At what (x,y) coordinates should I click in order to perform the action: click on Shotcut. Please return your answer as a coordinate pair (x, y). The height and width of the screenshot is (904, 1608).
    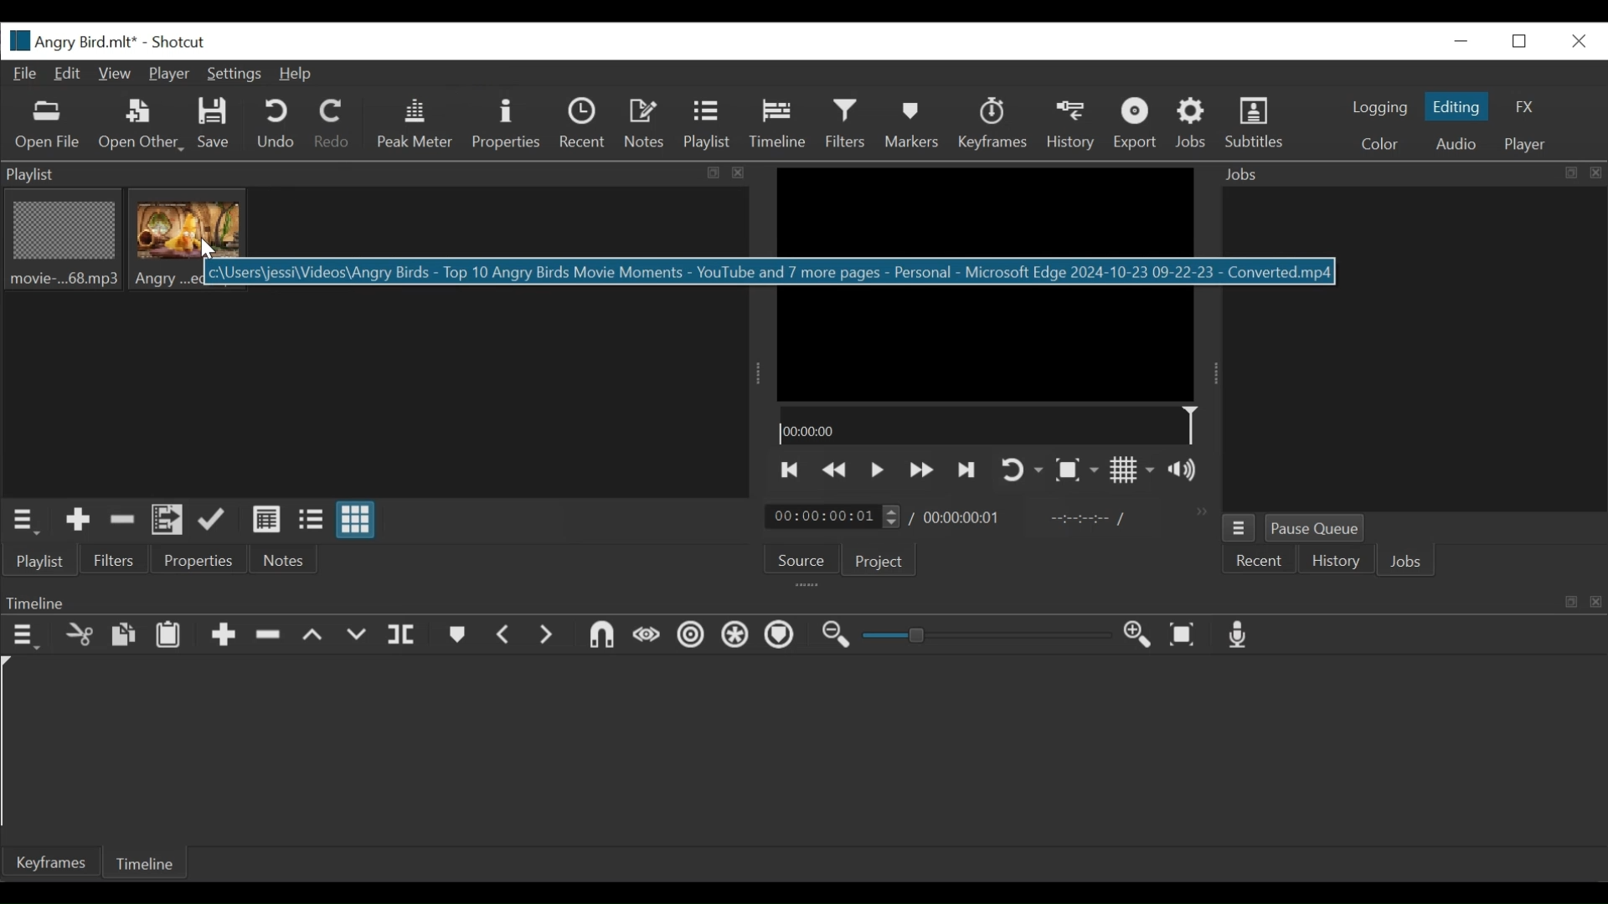
    Looking at the image, I should click on (183, 41).